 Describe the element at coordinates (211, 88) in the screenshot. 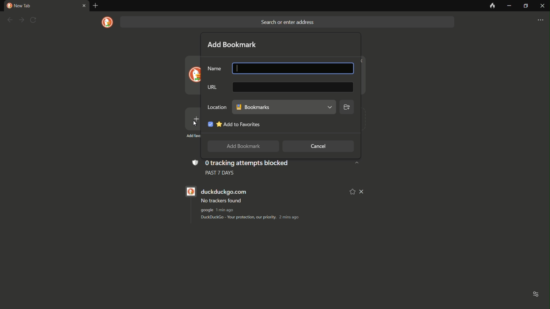

I see `URL` at that location.